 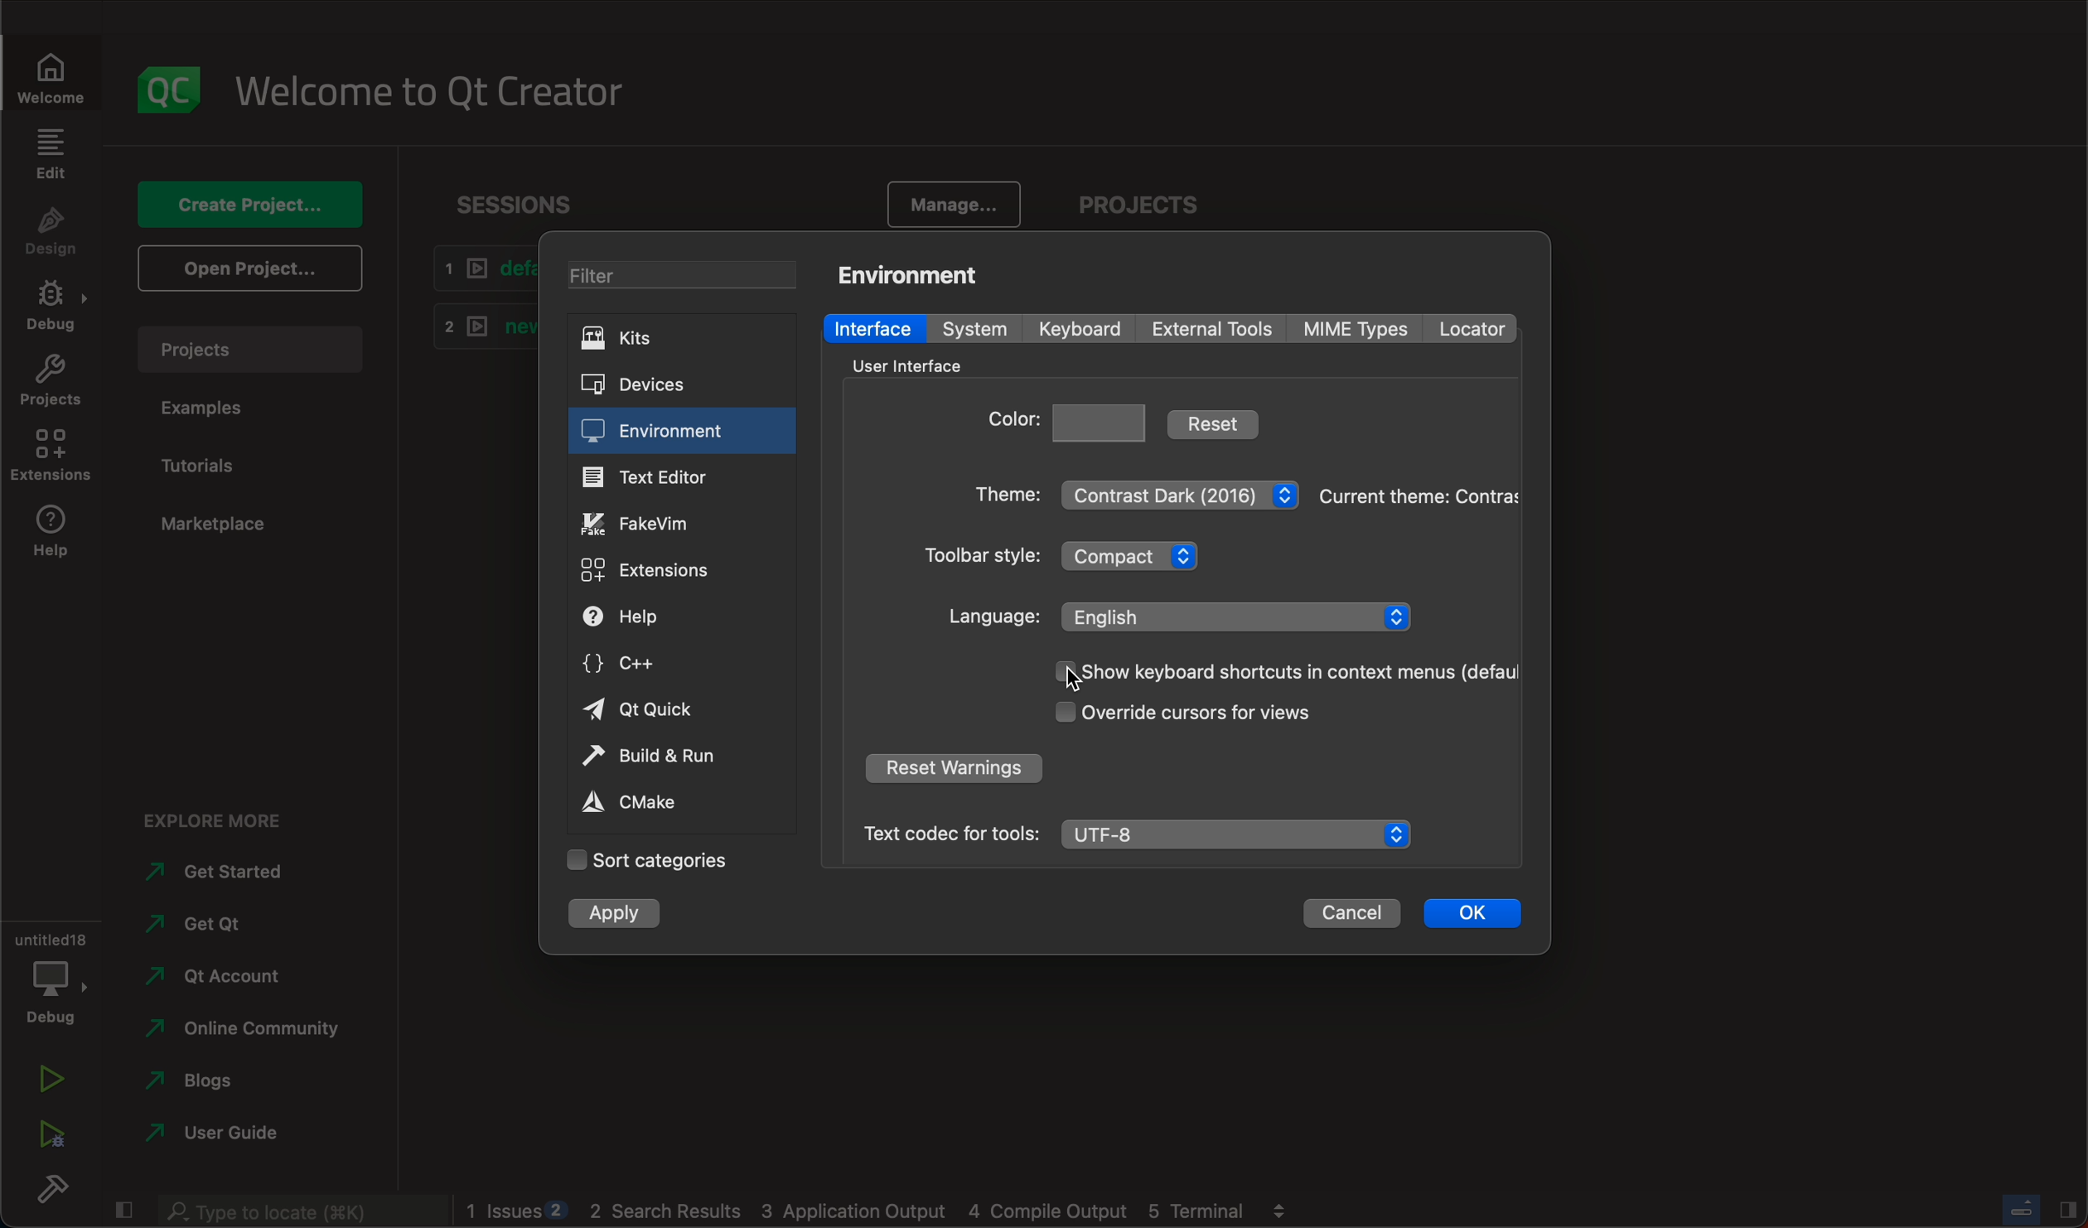 What do you see at coordinates (253, 355) in the screenshot?
I see `project` at bounding box center [253, 355].